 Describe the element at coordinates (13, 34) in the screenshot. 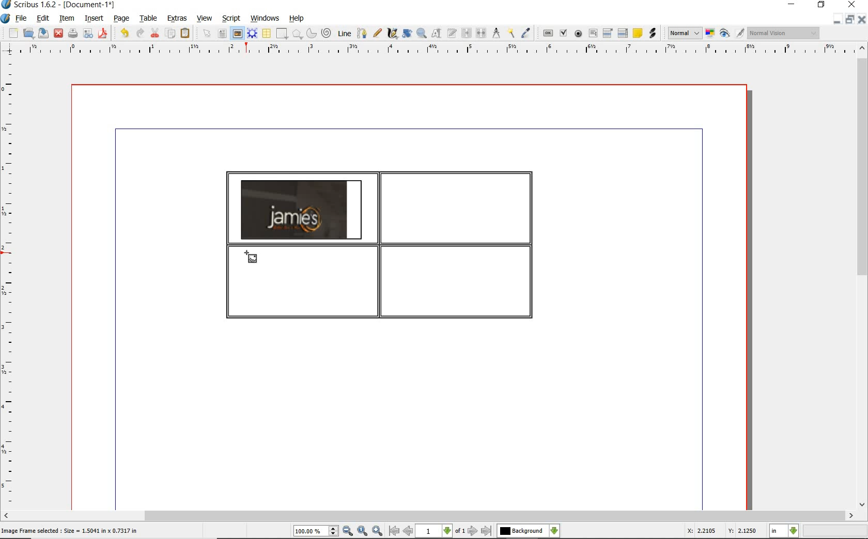

I see `new` at that location.